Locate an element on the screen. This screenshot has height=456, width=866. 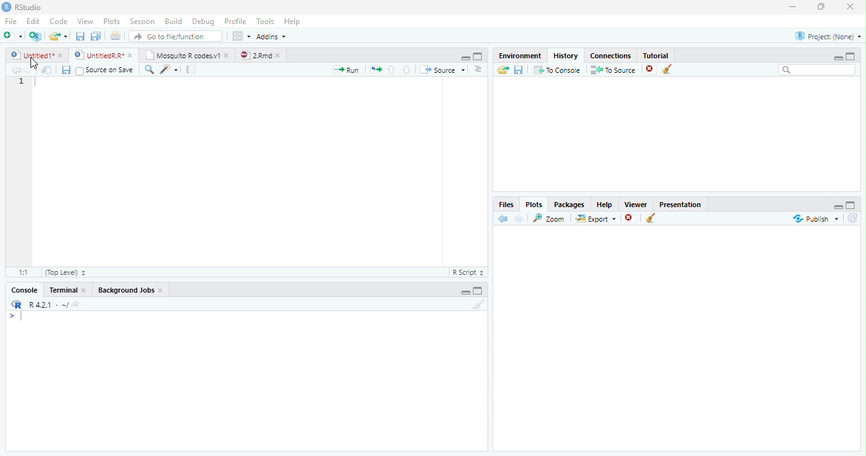
Console is located at coordinates (245, 381).